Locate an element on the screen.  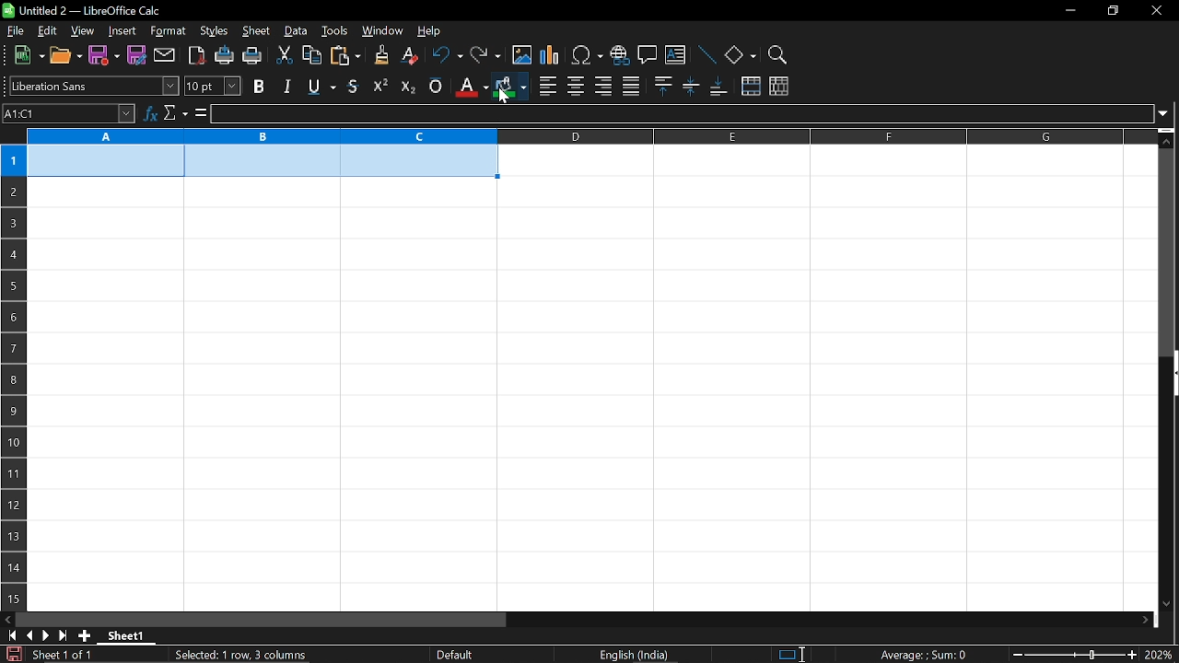
vertical scrollbar is located at coordinates (1168, 252).